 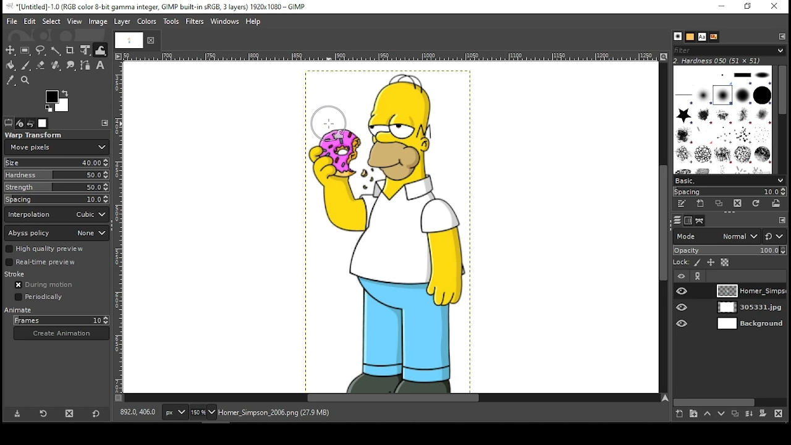 I want to click on scroll bar, so click(x=393, y=398).